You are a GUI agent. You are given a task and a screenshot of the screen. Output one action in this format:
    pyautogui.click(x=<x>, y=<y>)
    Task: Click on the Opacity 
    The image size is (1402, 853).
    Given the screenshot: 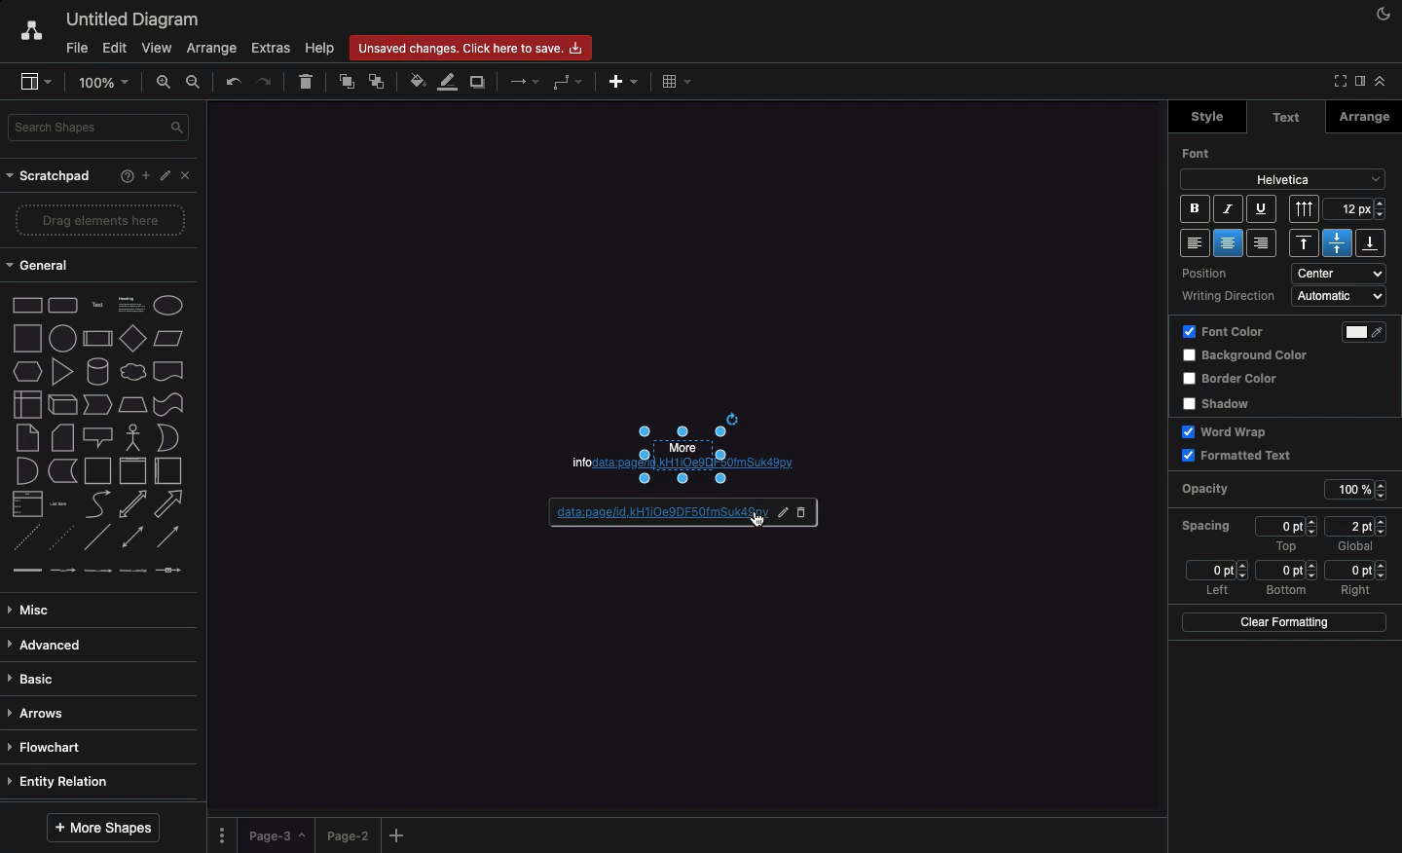 What is the action you would take?
    pyautogui.click(x=1221, y=490)
    